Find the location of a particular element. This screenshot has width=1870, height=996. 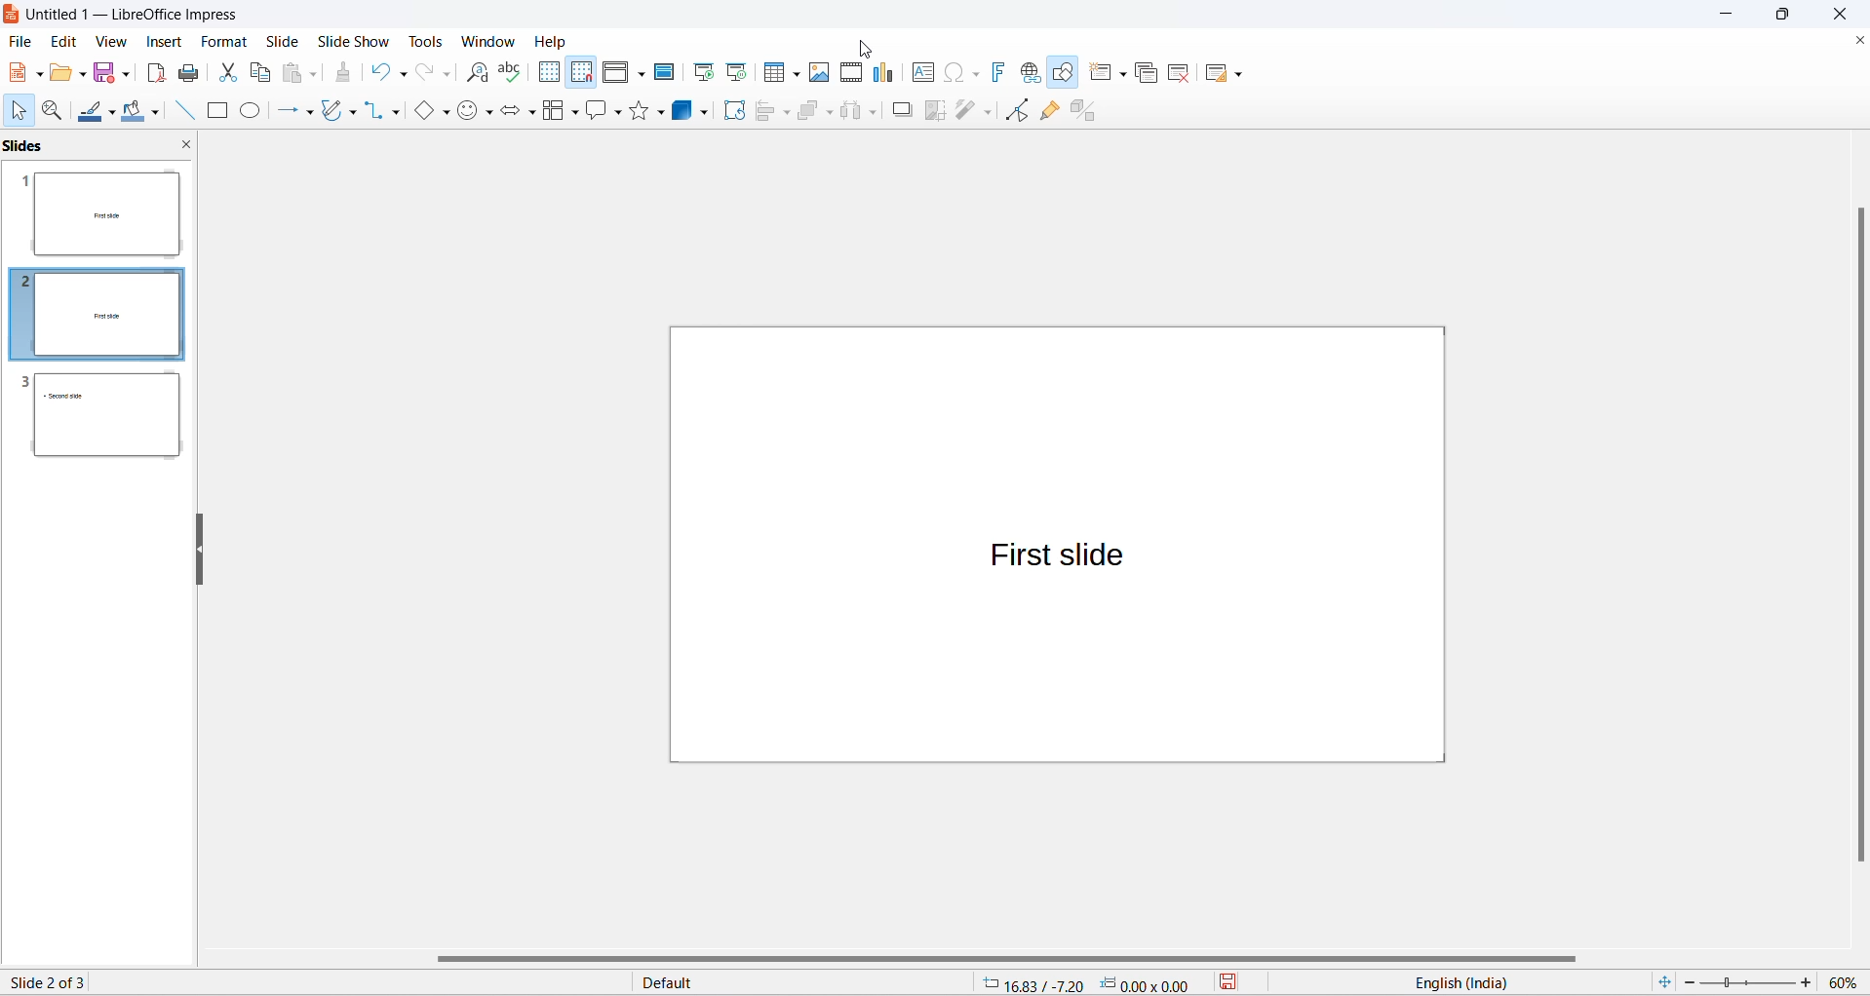

tools is located at coordinates (427, 39).